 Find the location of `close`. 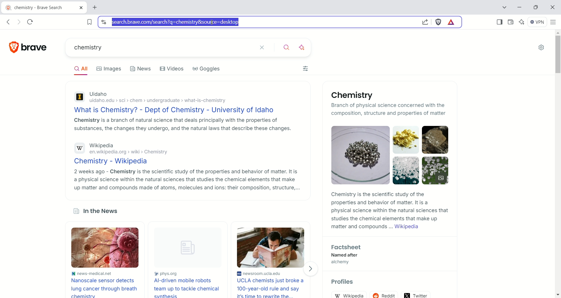

close is located at coordinates (552, 8).